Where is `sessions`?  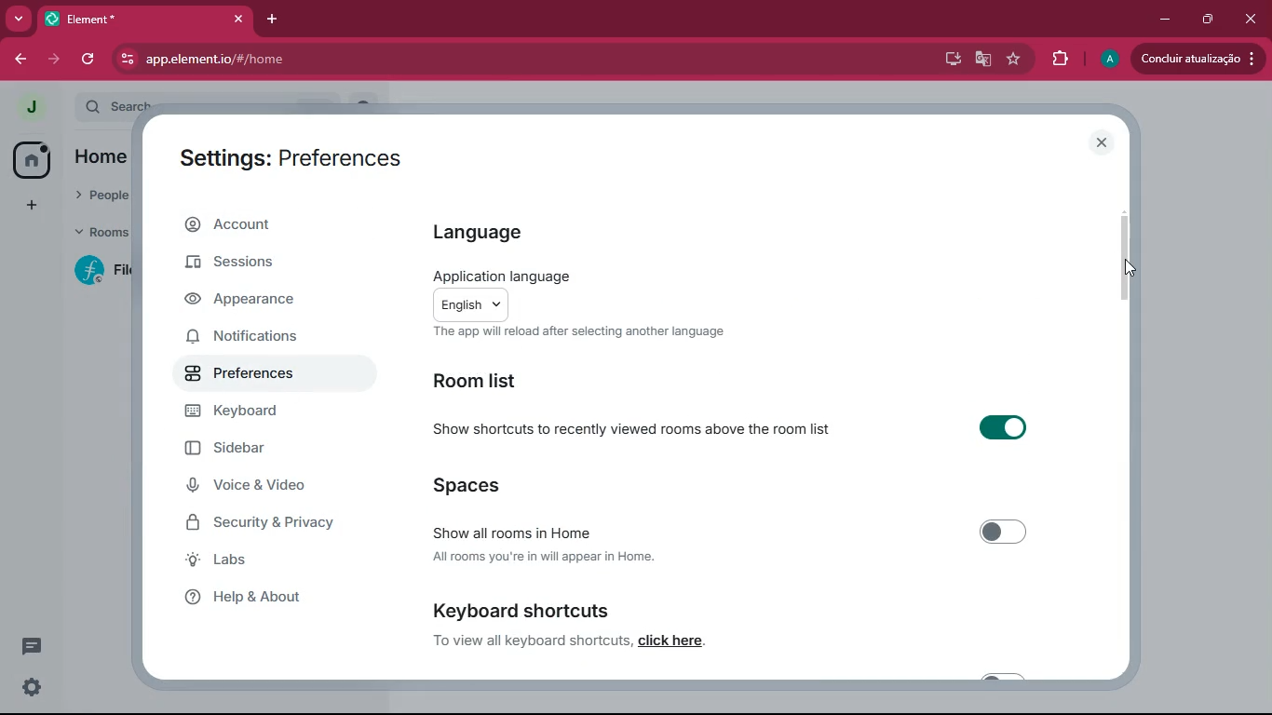
sessions is located at coordinates (264, 265).